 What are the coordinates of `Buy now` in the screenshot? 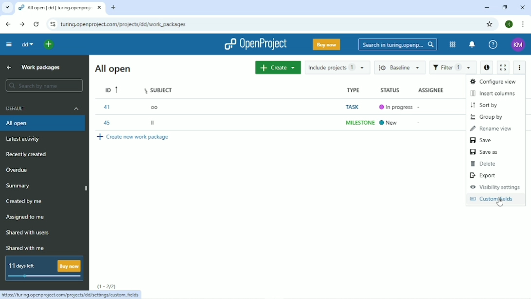 It's located at (326, 44).